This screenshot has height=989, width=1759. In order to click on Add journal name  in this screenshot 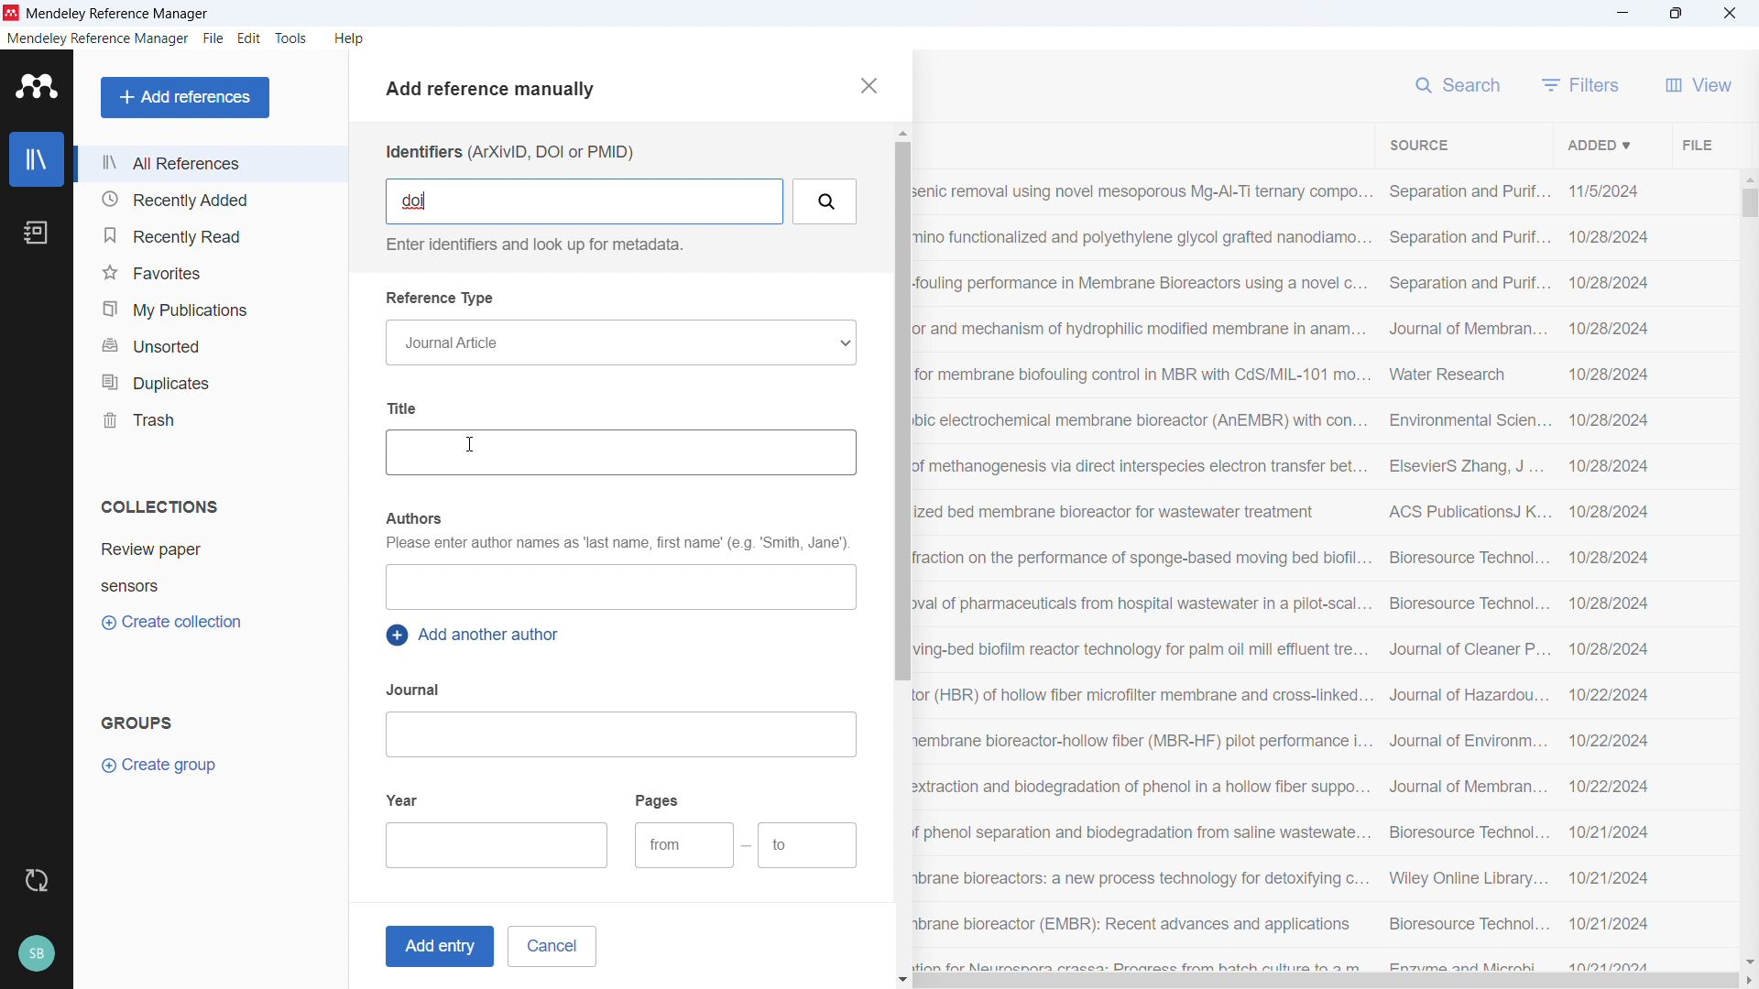, I will do `click(619, 734)`.